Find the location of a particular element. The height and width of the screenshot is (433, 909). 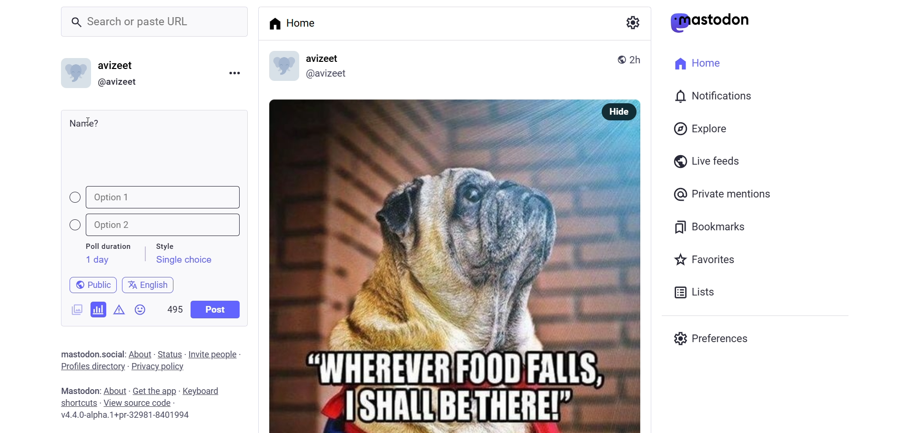

post image is located at coordinates (425, 261).